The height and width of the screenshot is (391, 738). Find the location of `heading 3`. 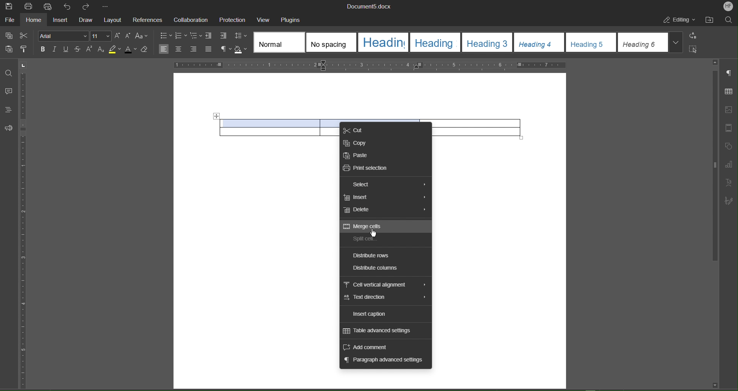

heading 3 is located at coordinates (488, 42).